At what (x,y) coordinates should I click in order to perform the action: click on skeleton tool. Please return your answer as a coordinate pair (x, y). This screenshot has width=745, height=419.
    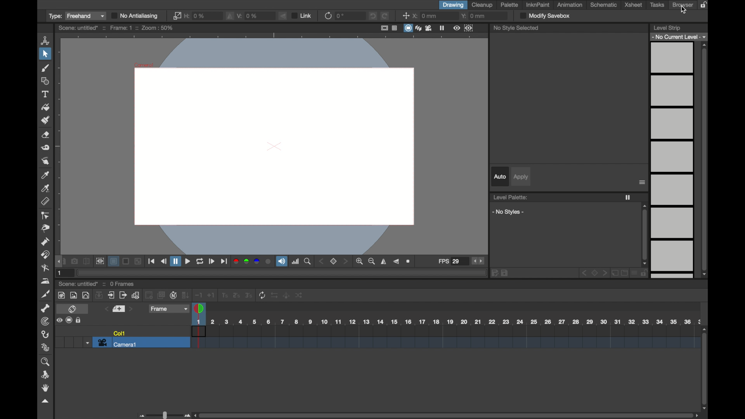
    Looking at the image, I should click on (46, 308).